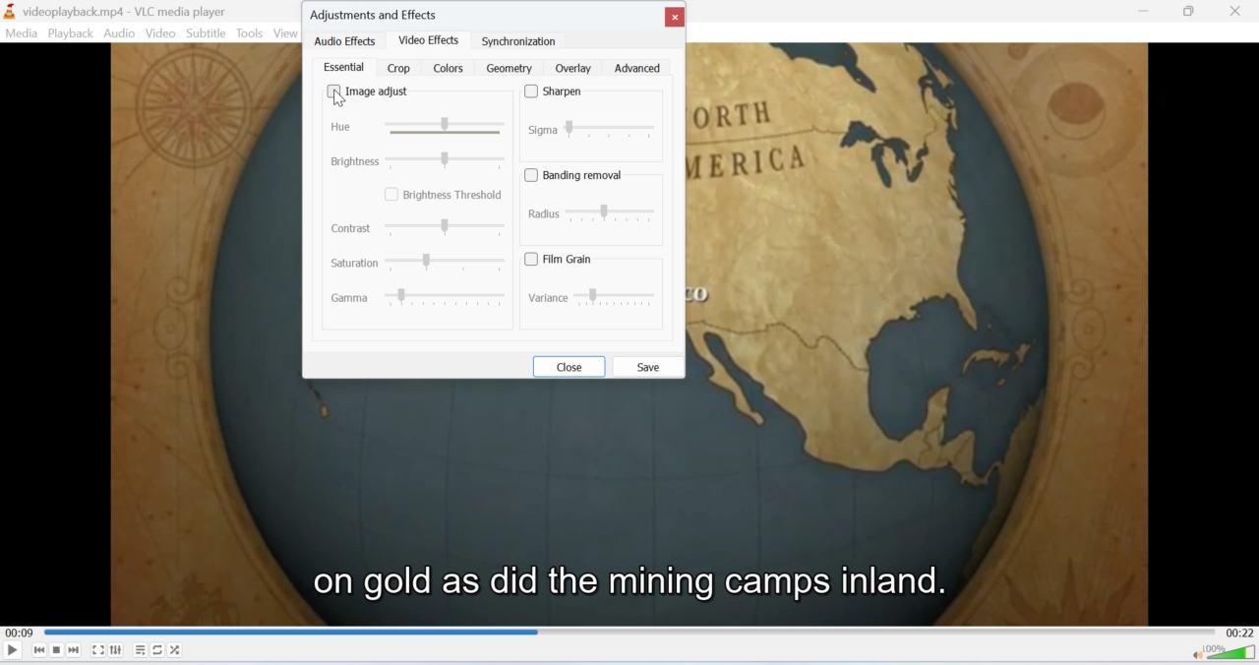  I want to click on geometry, so click(510, 67).